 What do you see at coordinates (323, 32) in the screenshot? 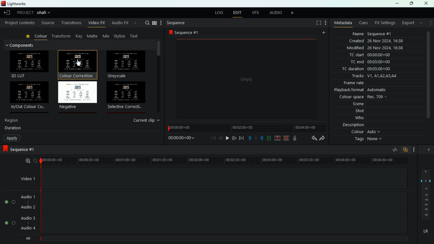
I see `more` at bounding box center [323, 32].